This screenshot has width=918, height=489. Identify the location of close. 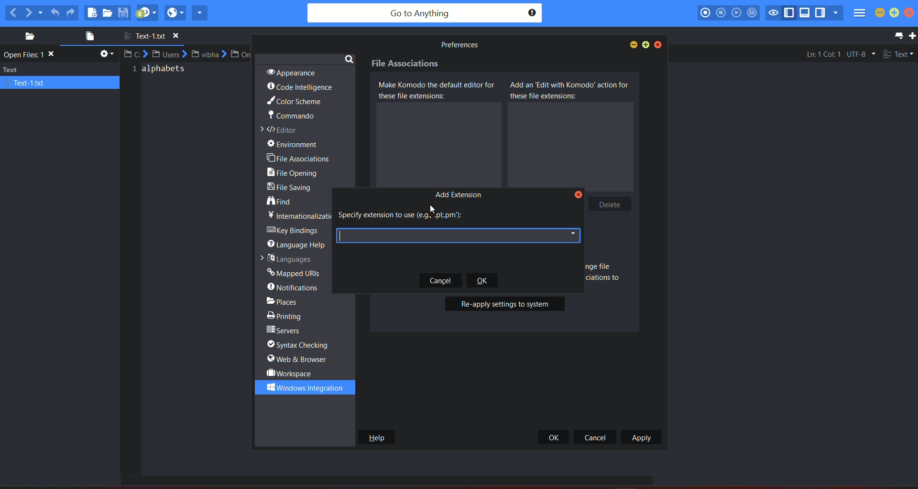
(659, 44).